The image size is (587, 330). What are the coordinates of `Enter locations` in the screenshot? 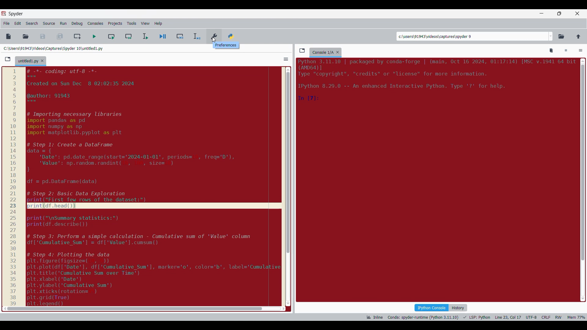 It's located at (472, 36).